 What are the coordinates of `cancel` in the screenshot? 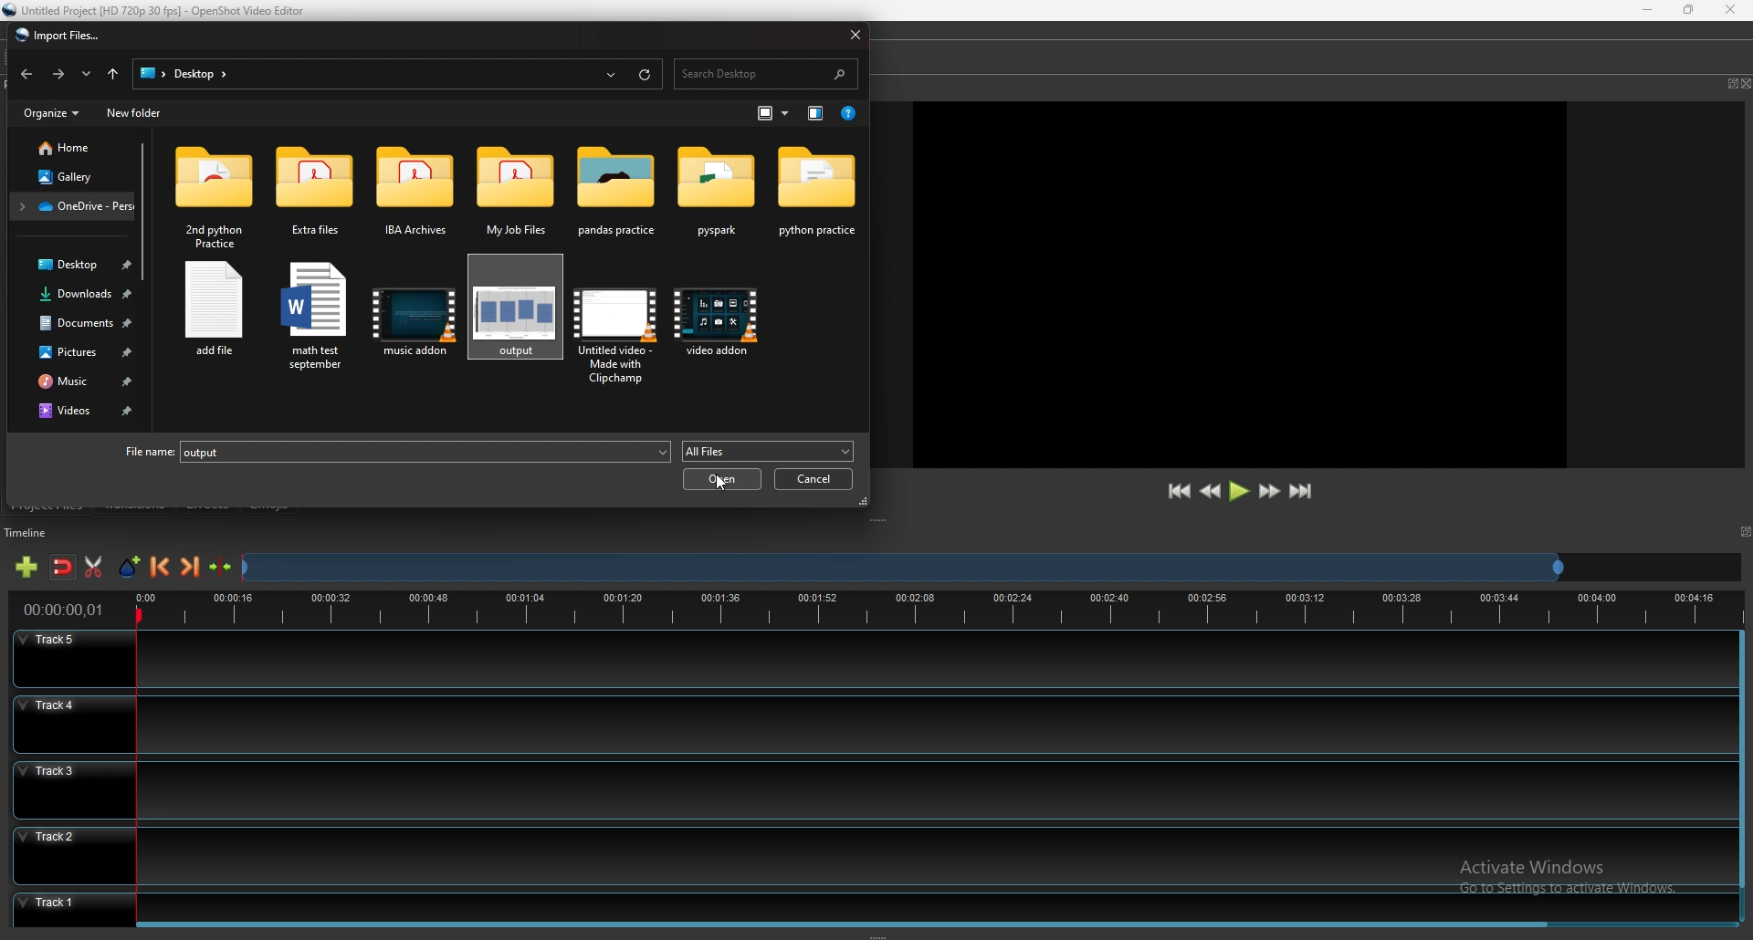 It's located at (814, 479).